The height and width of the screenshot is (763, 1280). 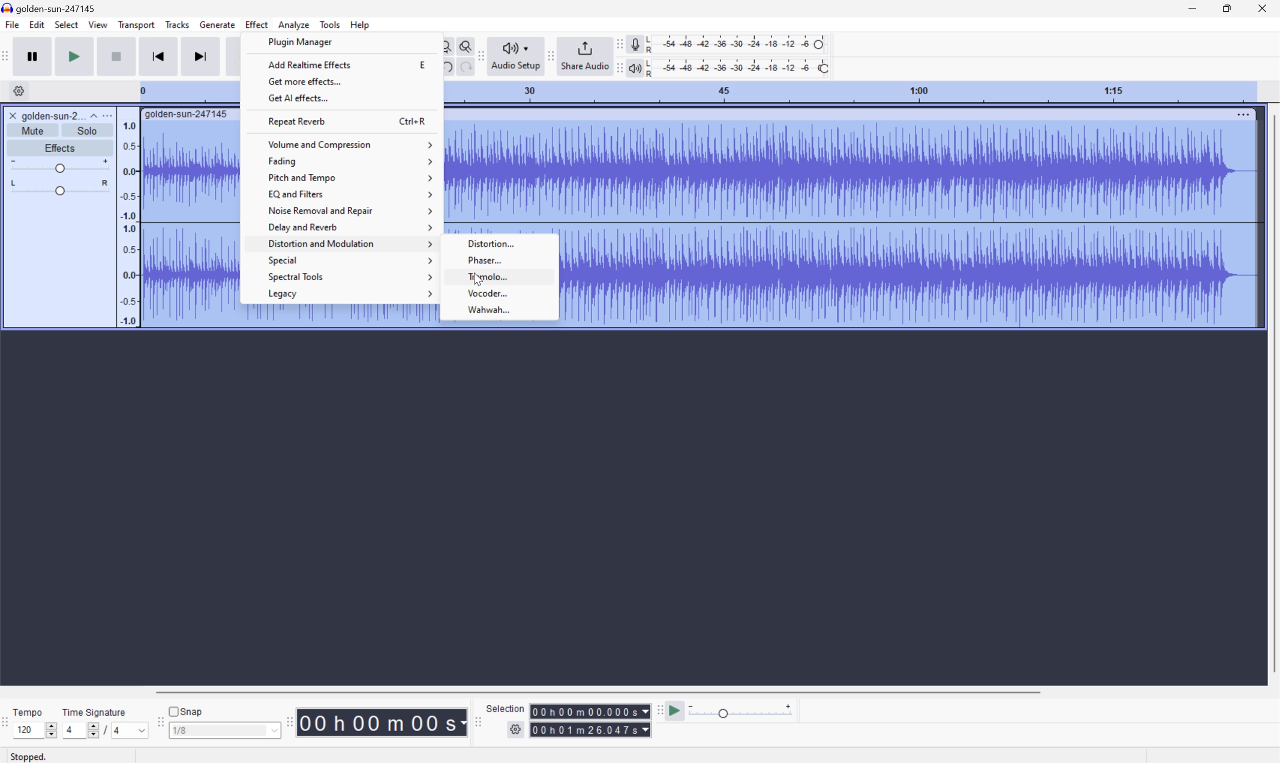 What do you see at coordinates (308, 63) in the screenshot?
I see `Add realtime effects` at bounding box center [308, 63].